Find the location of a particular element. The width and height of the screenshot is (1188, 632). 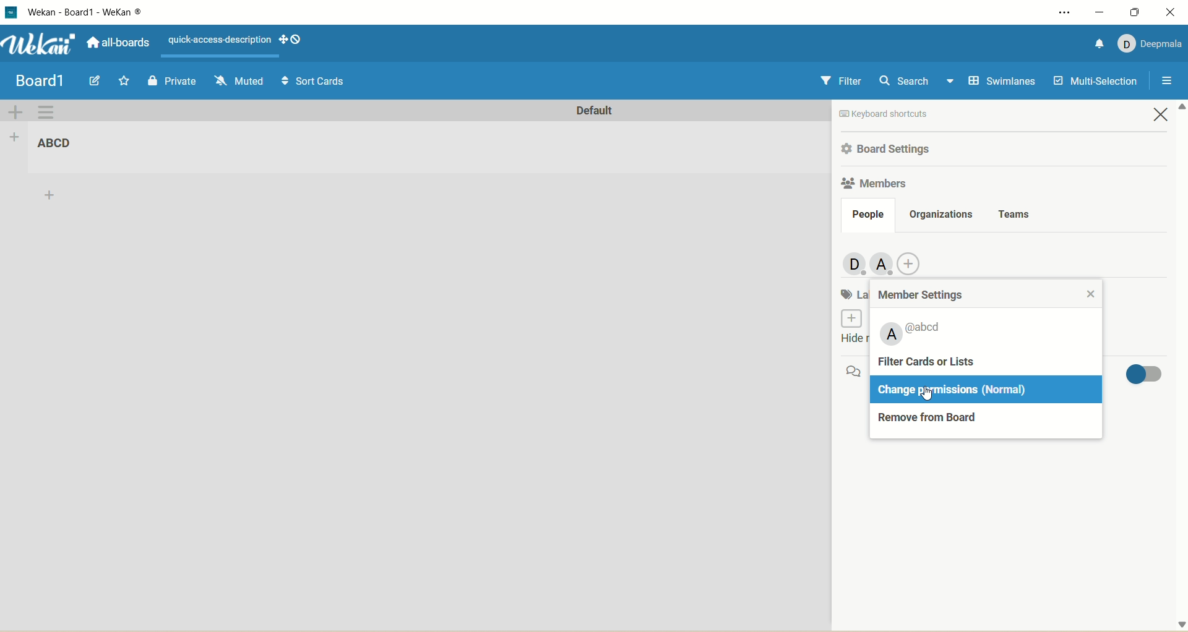

default is located at coordinates (593, 113).